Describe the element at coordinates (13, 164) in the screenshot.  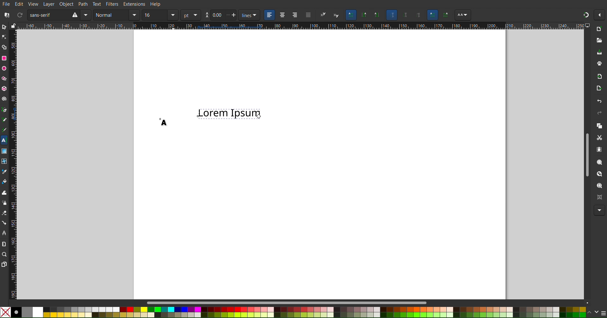
I see `Vertical Ruler` at that location.